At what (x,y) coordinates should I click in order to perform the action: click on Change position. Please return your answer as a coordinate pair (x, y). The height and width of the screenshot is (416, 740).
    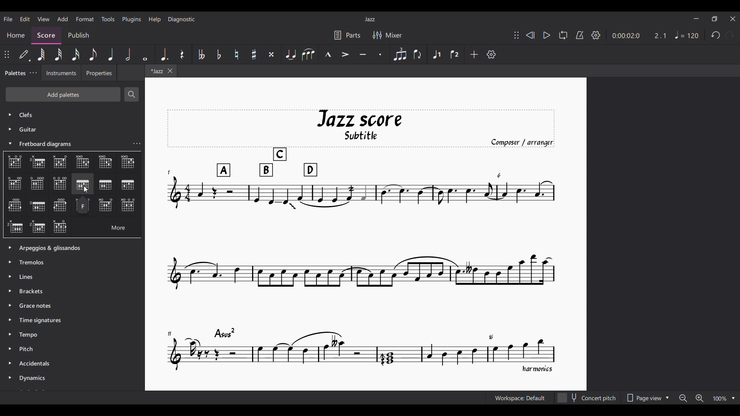
    Looking at the image, I should click on (7, 54).